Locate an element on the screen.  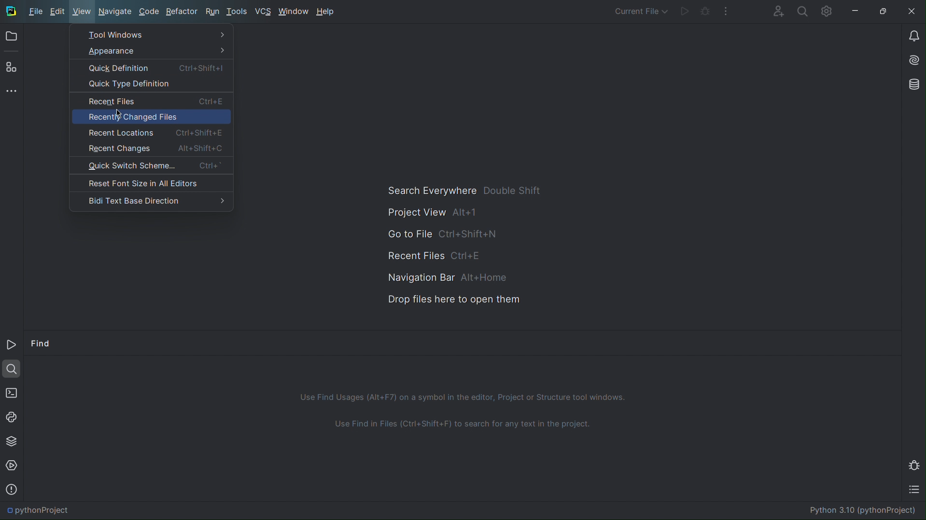
More is located at coordinates (12, 90).